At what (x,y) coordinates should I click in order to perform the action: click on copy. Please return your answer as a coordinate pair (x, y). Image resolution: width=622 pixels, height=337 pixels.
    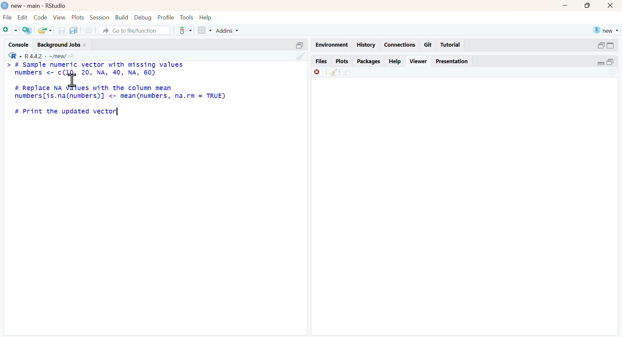
    Looking at the image, I should click on (74, 30).